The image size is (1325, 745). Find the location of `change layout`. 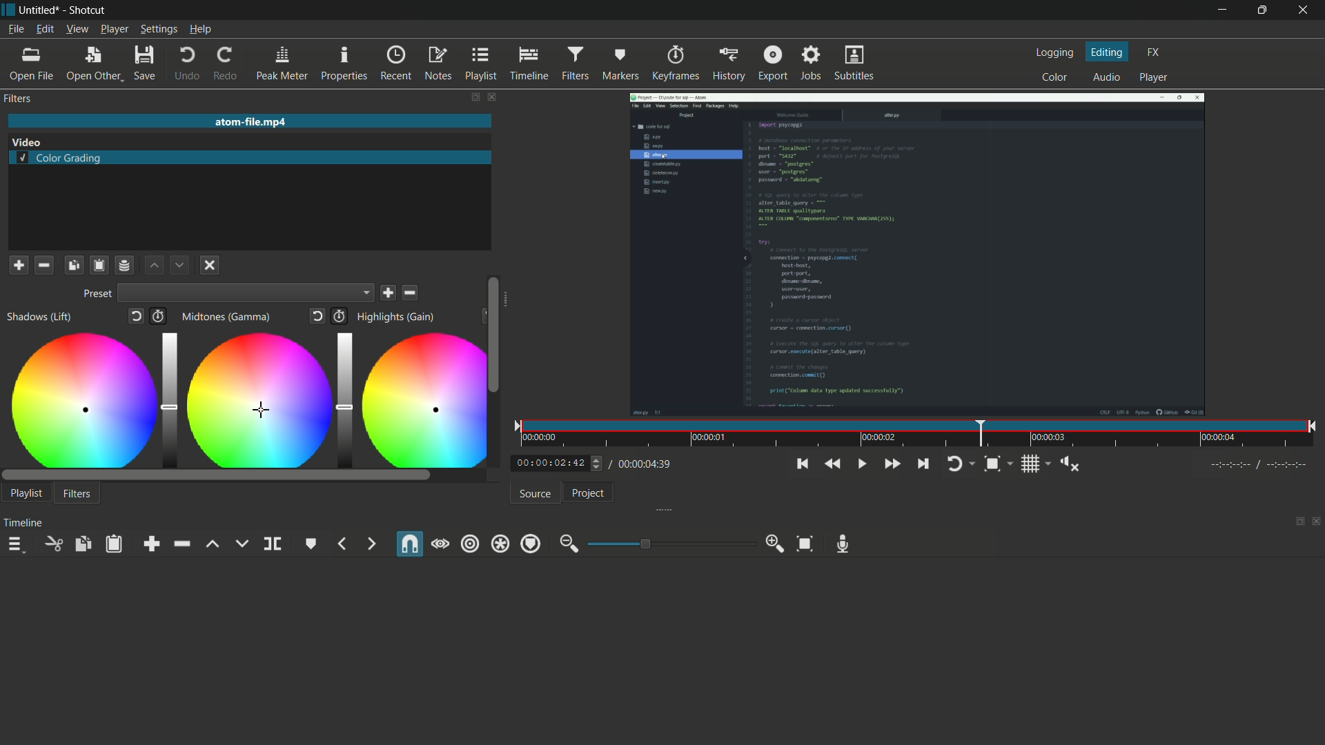

change layout is located at coordinates (1295, 522).